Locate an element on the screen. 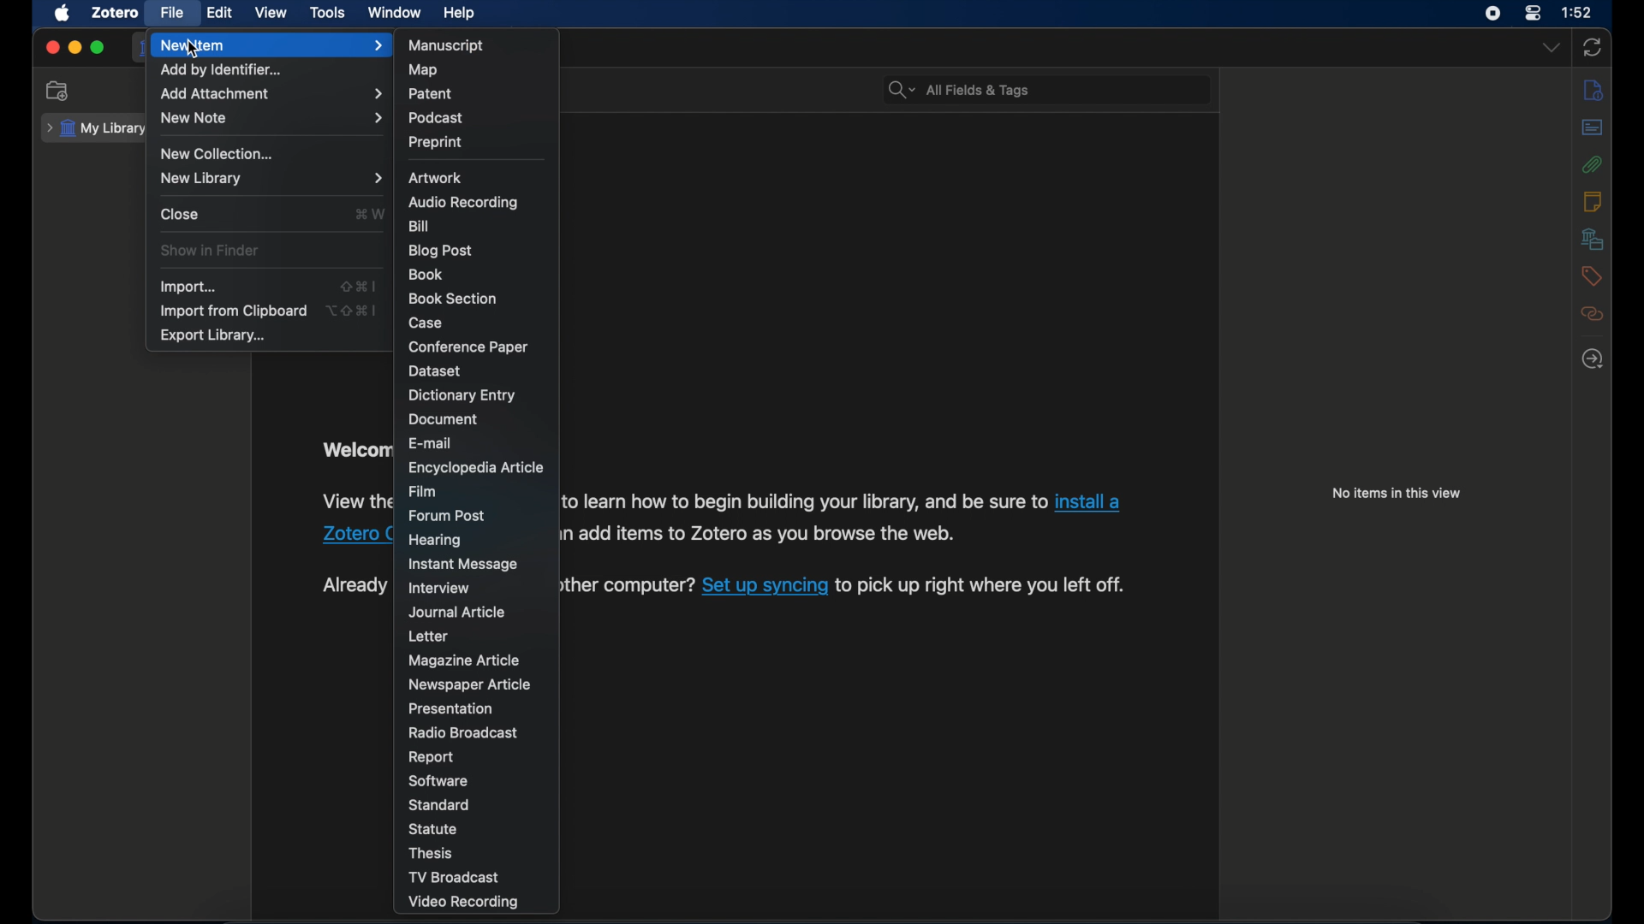  new item is located at coordinates (271, 45).